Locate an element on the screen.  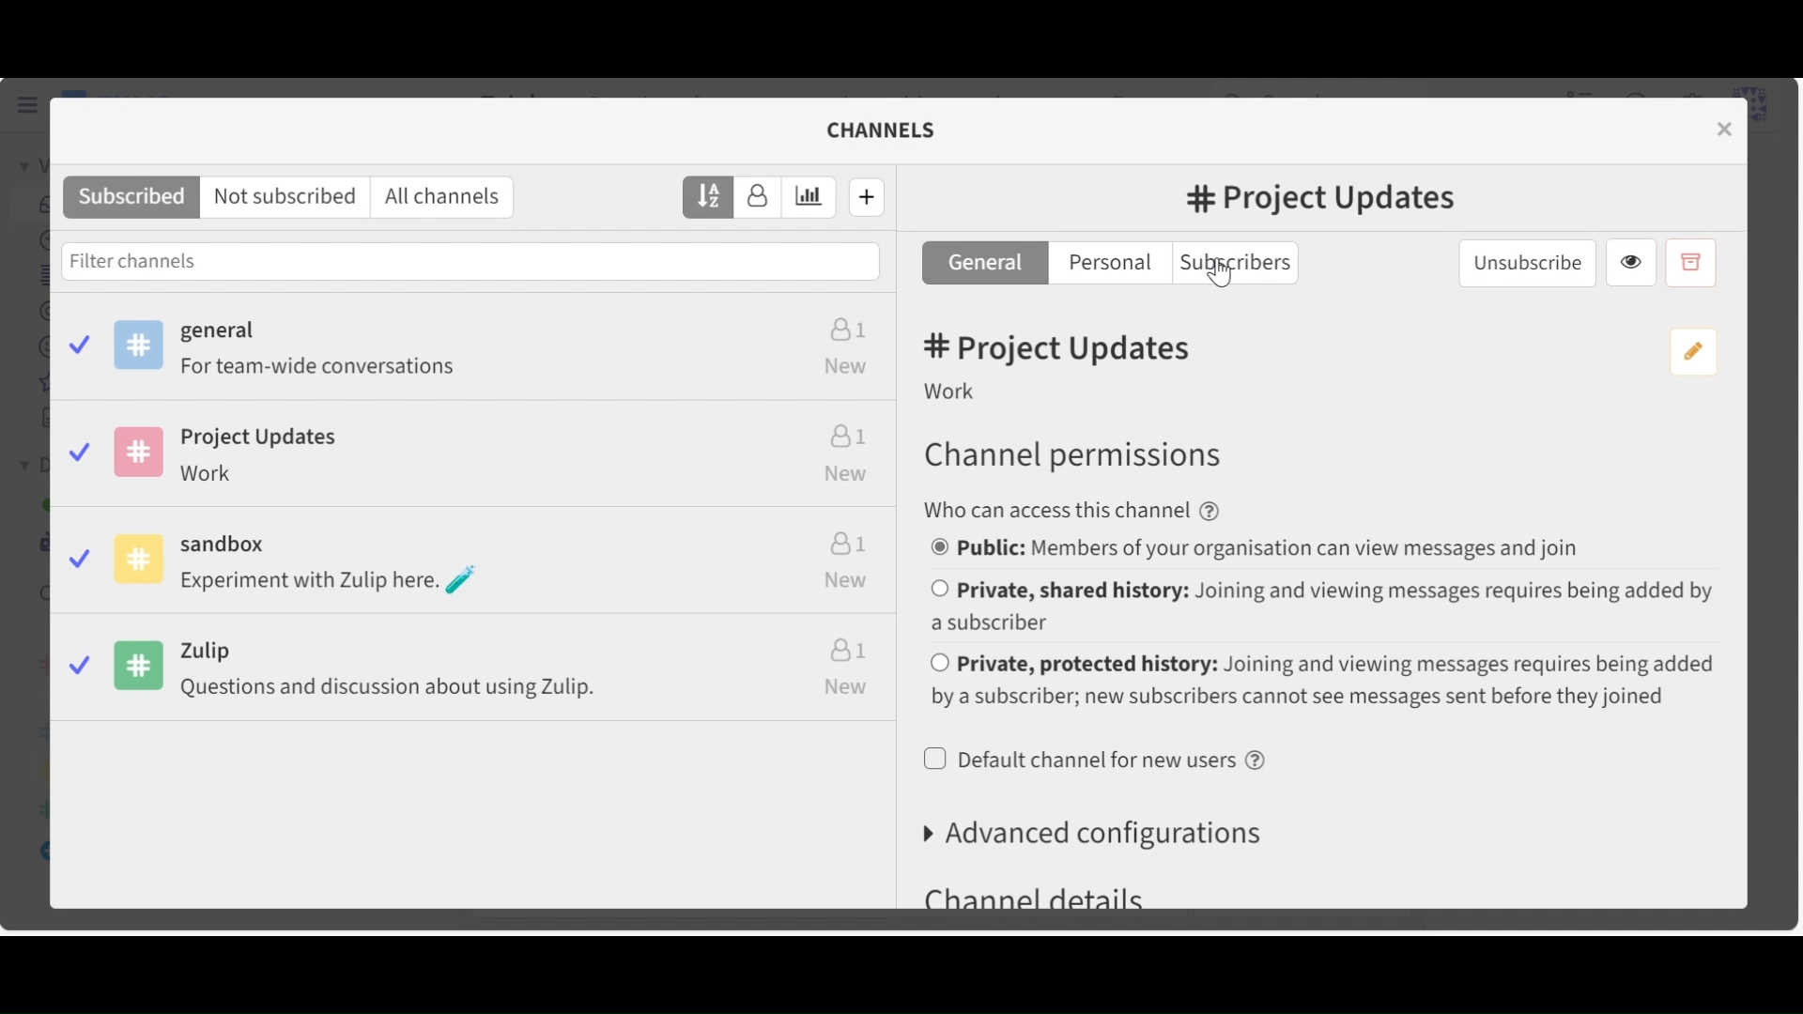
Channel name is located at coordinates (1063, 349).